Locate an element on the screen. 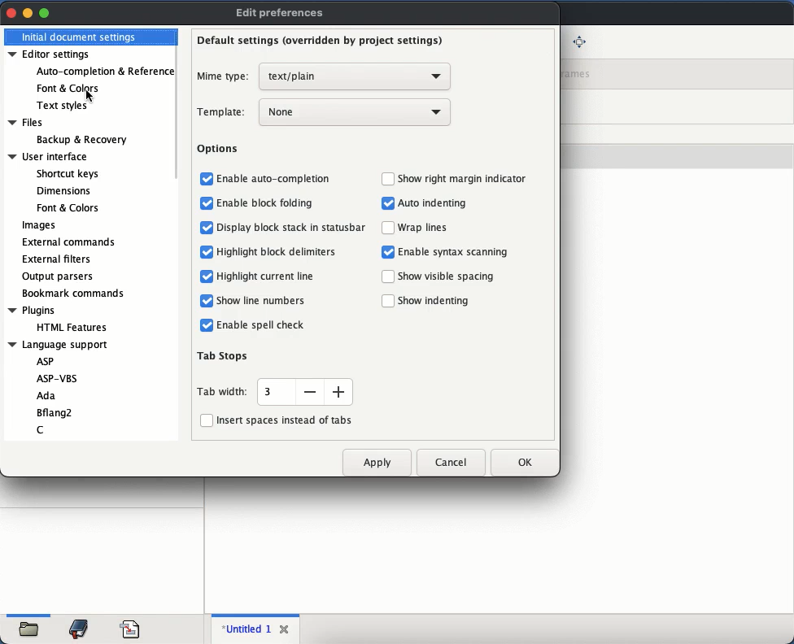  initial document settings is located at coordinates (80, 37).